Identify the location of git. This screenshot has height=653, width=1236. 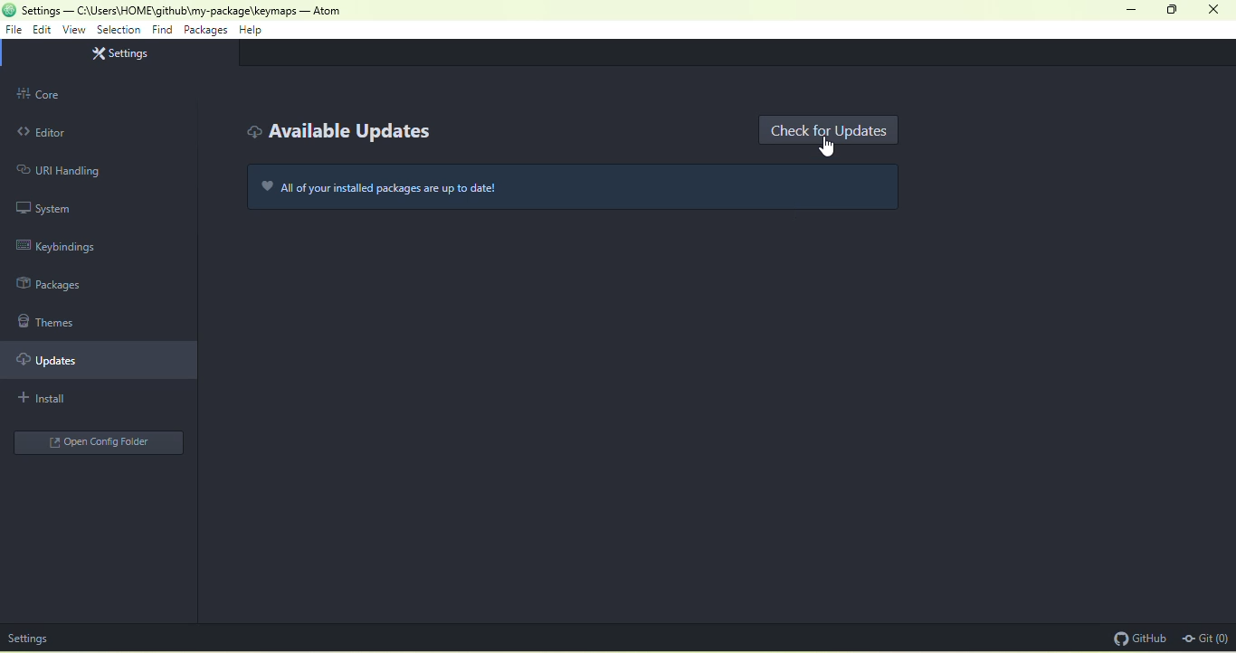
(1205, 639).